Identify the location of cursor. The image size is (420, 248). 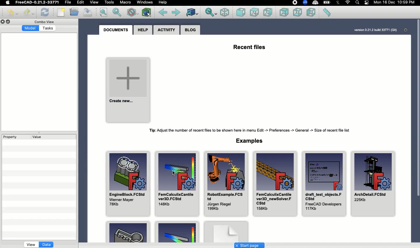
(174, 172).